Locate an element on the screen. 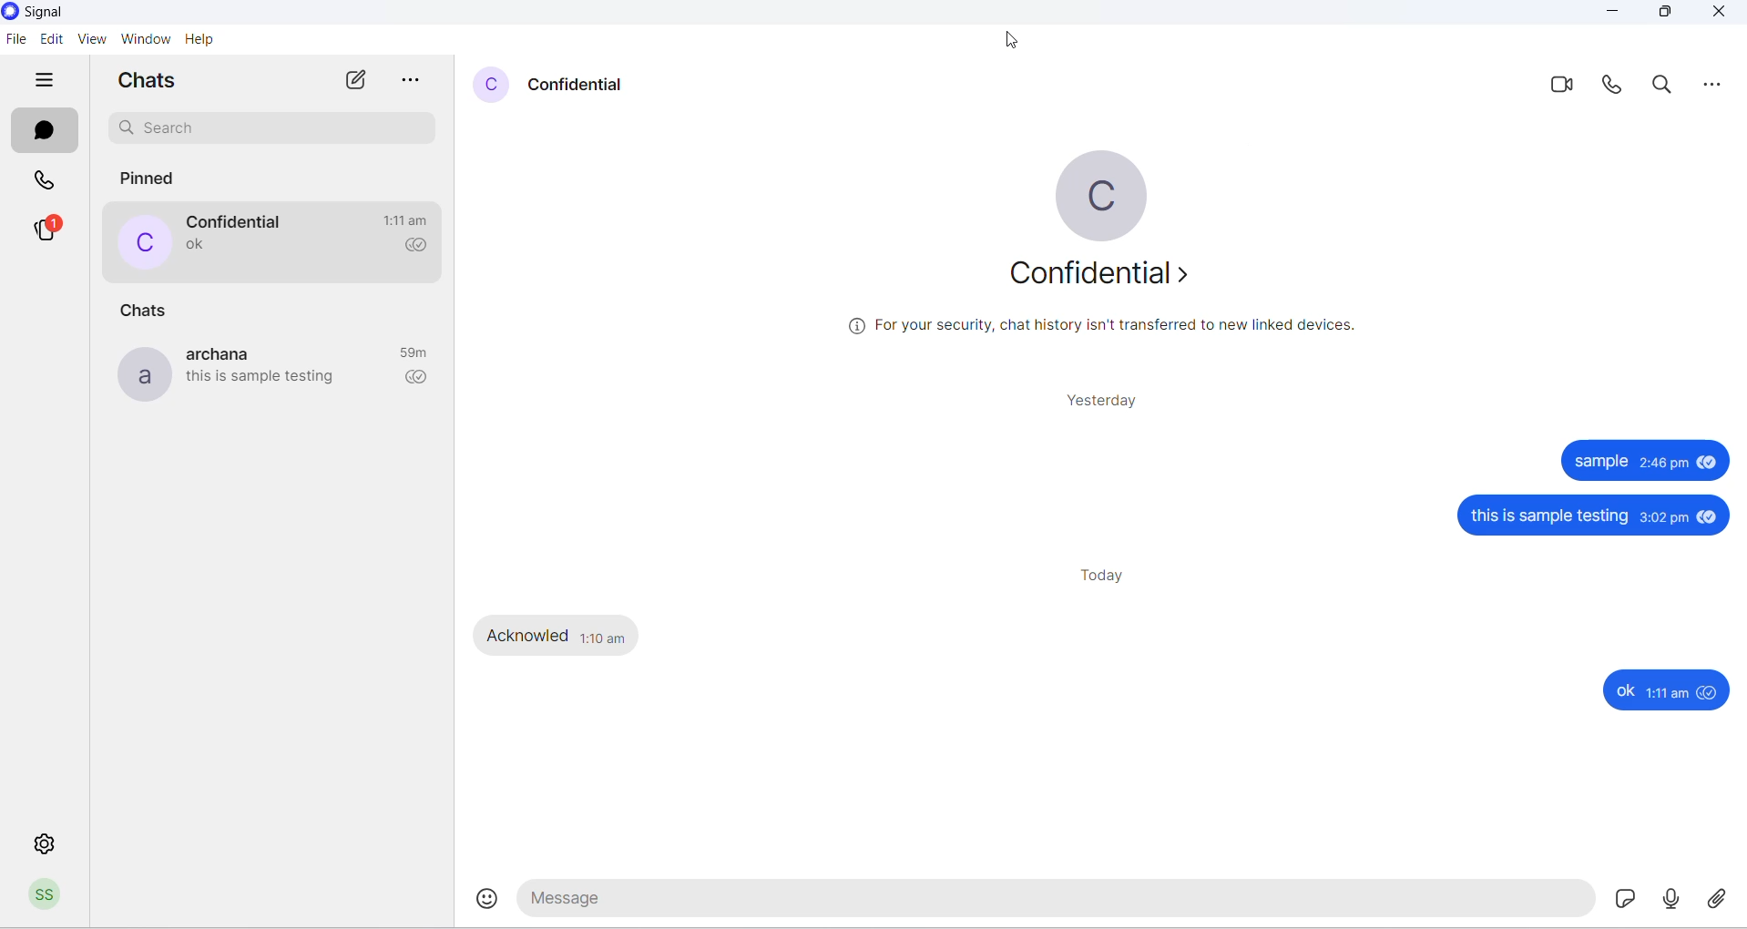 This screenshot has height=929, width=1747. settings is located at coordinates (46, 843).